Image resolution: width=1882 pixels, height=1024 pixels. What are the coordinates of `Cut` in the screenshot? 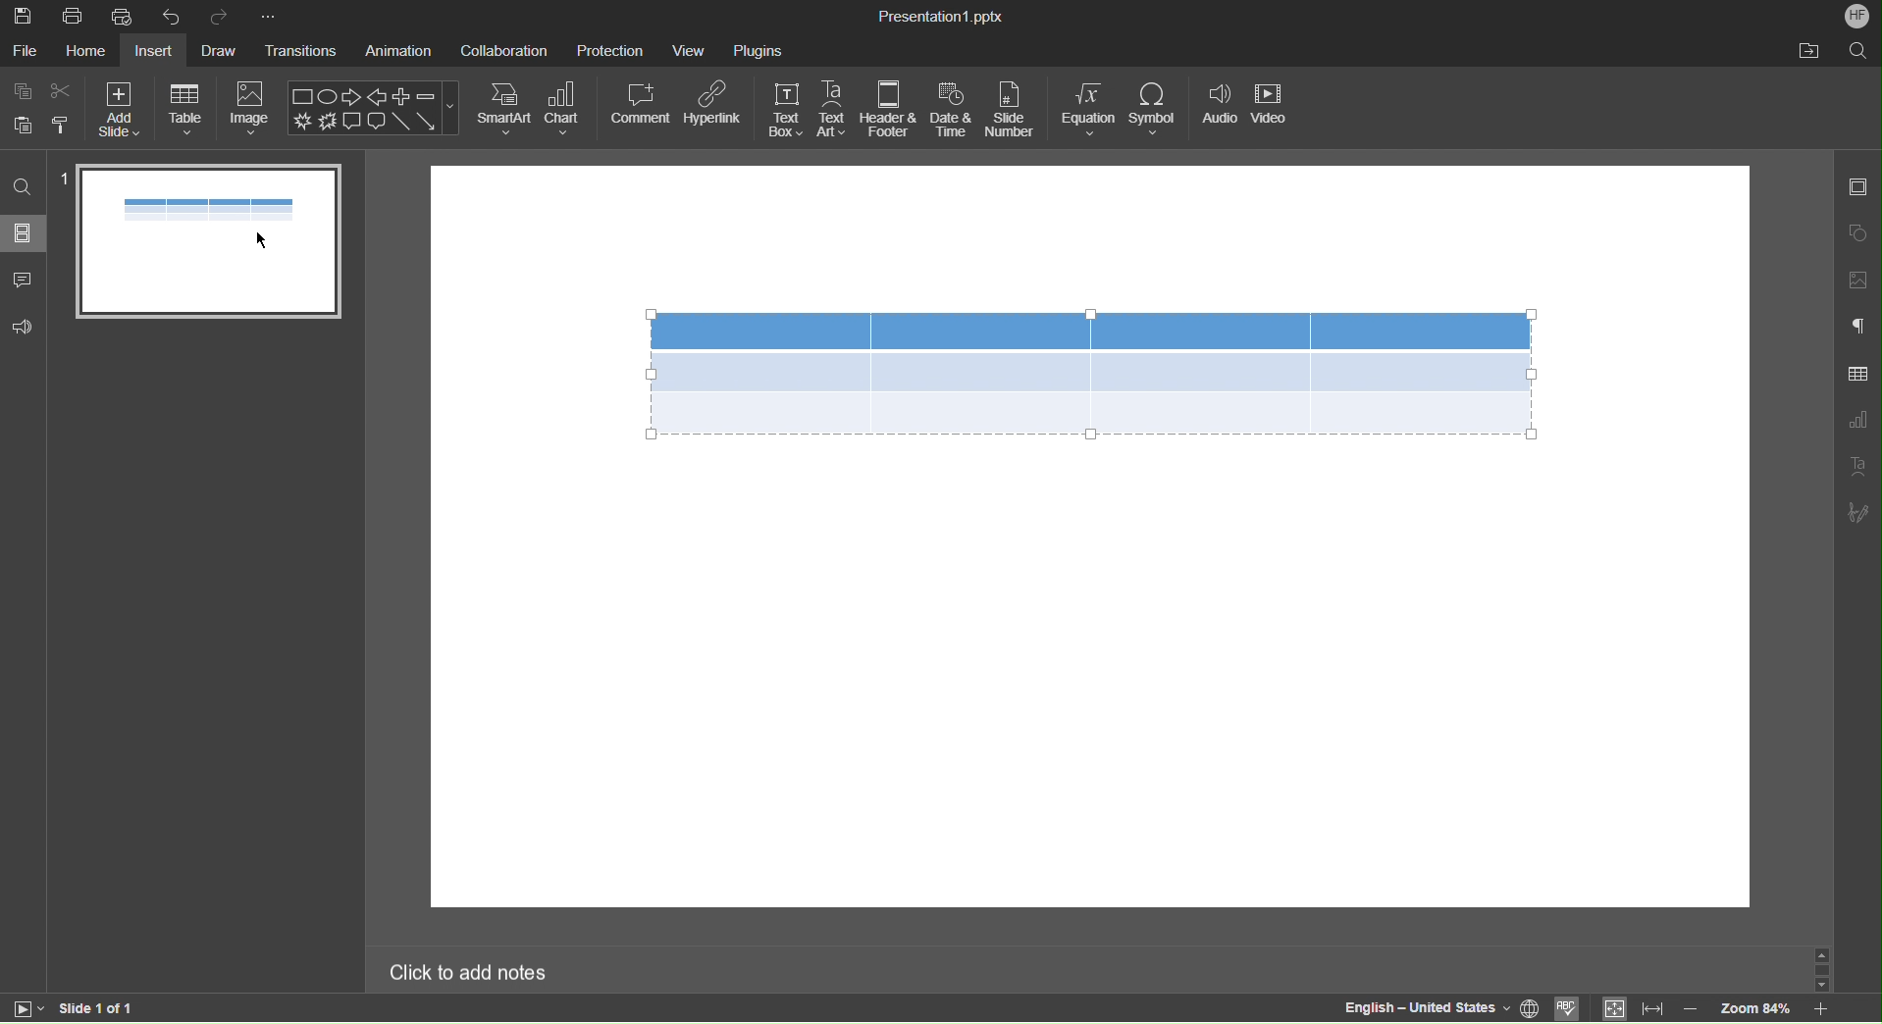 It's located at (63, 91).